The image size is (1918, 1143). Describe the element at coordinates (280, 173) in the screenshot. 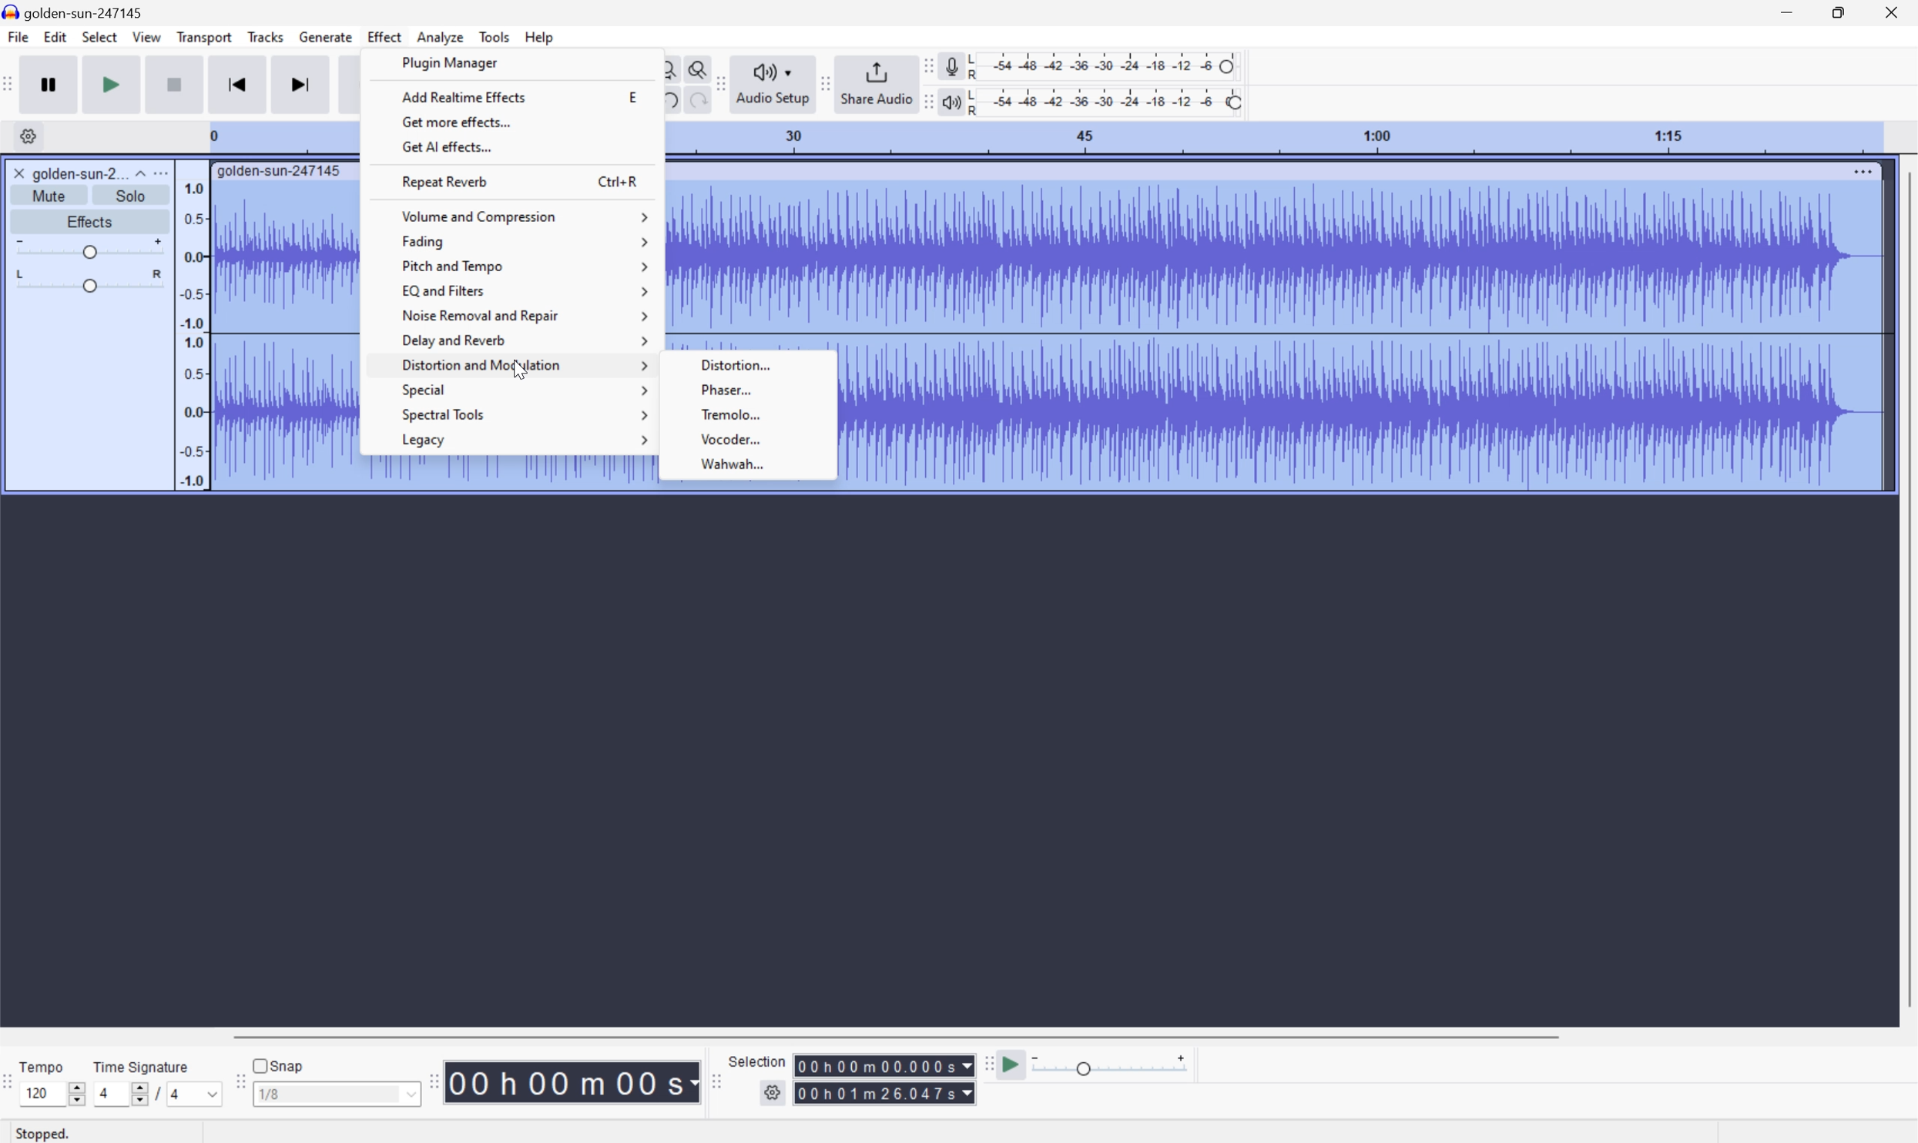

I see `golden-sun-247145` at that location.